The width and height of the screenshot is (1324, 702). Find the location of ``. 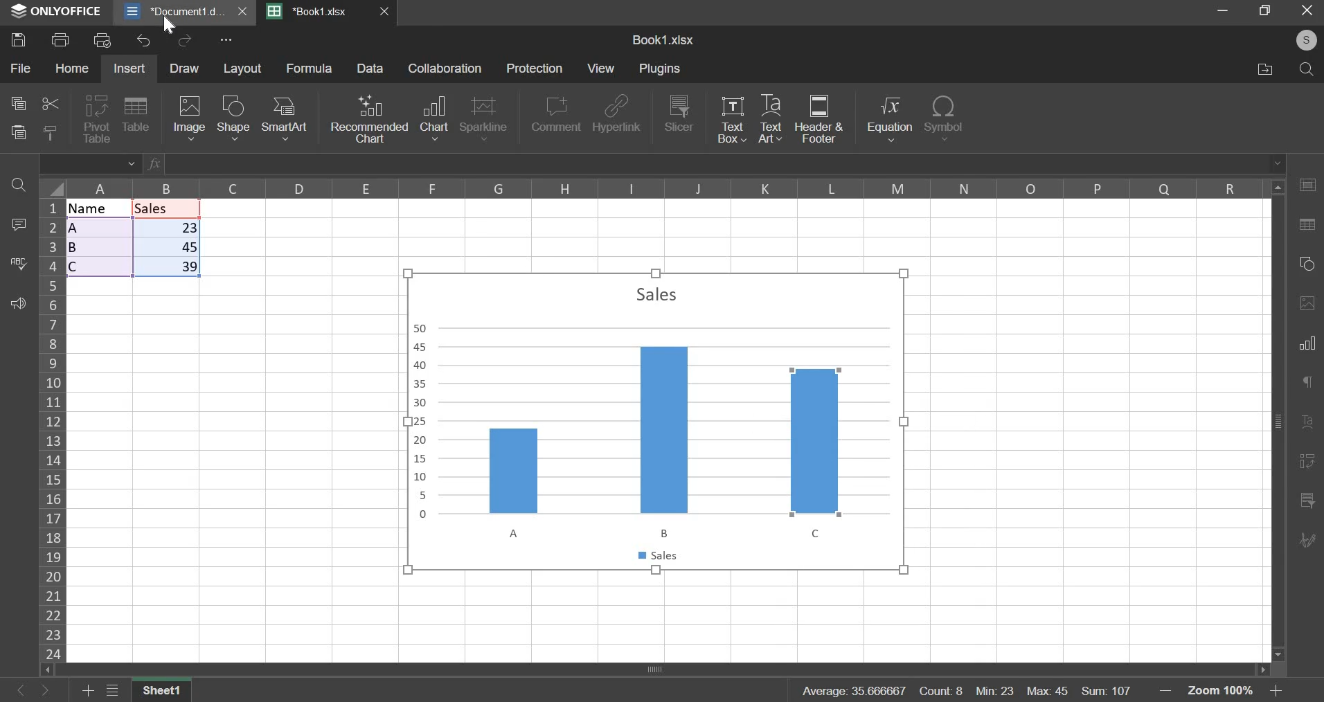

 is located at coordinates (38, 690).